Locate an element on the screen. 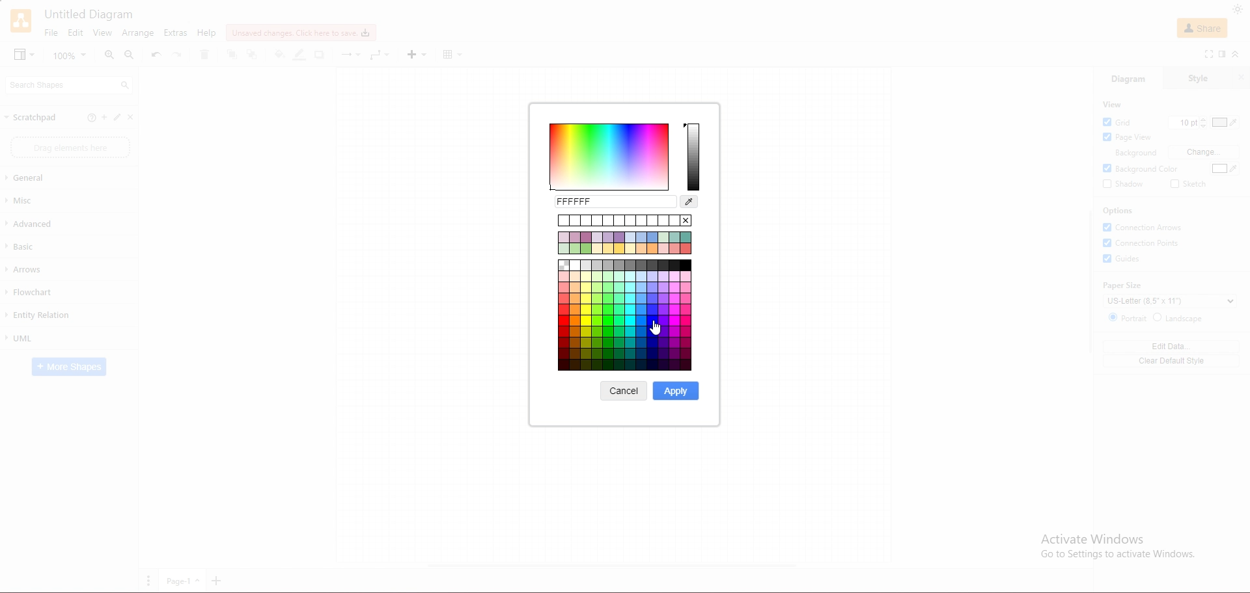  color code is located at coordinates (614, 202).